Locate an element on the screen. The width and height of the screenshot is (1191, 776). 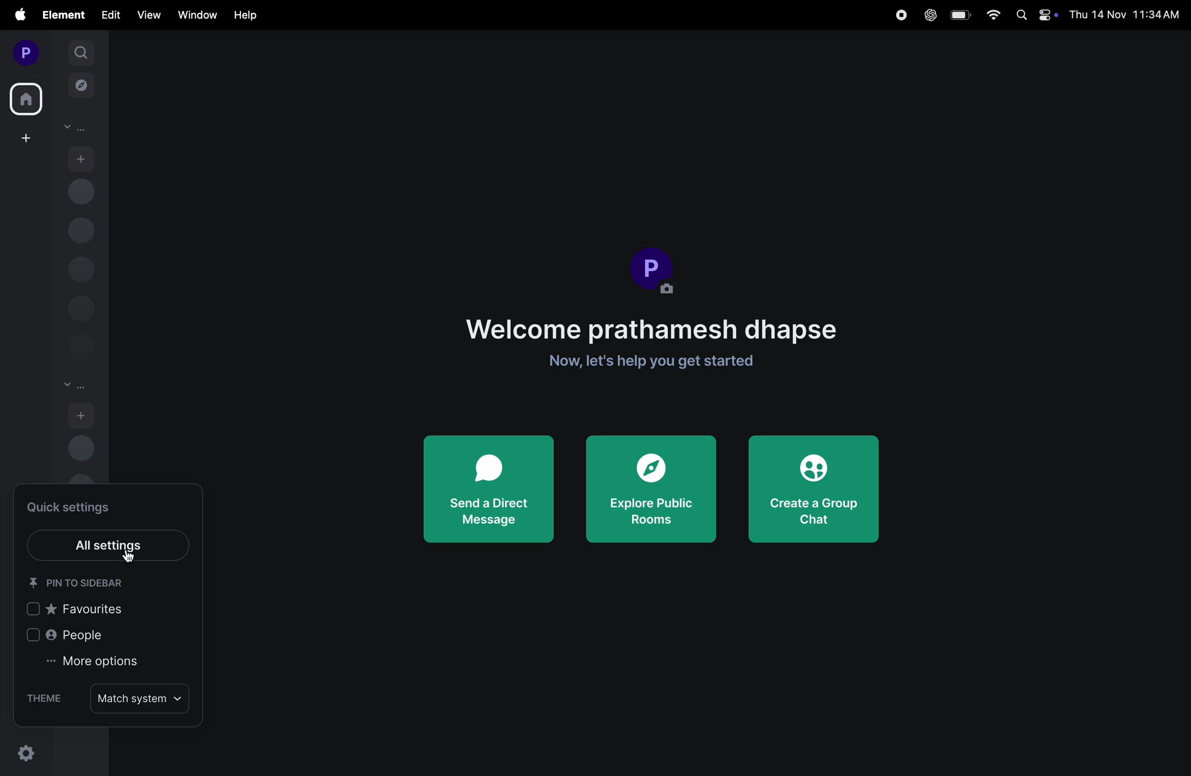
settings is located at coordinates (25, 752).